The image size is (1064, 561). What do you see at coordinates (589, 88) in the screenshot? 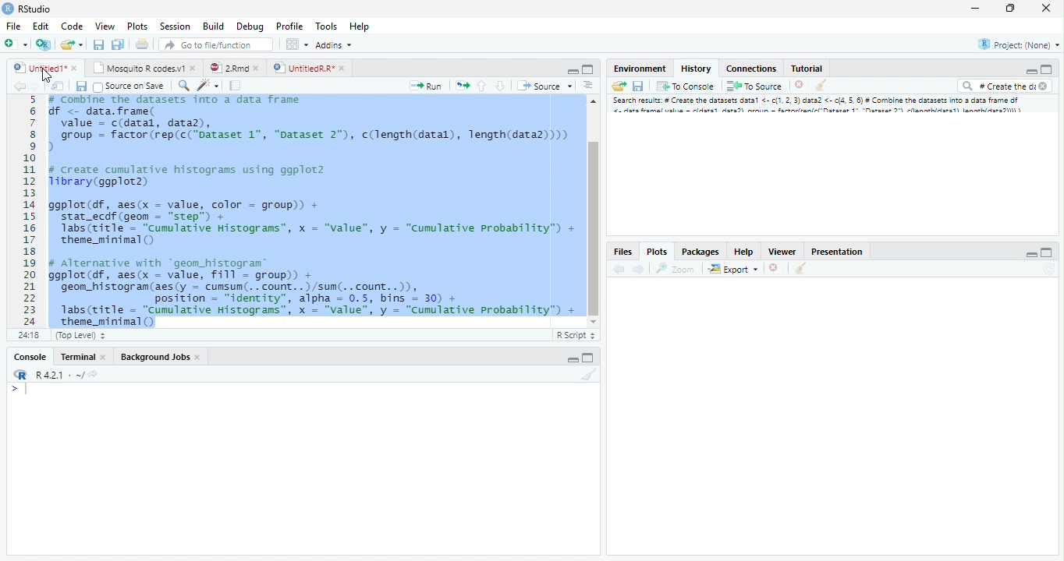
I see `Alignment` at bounding box center [589, 88].